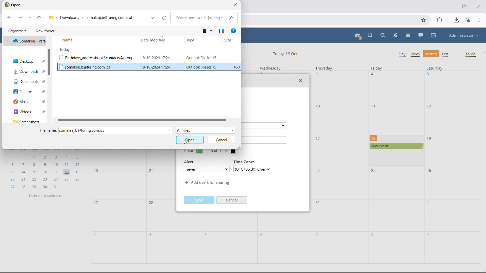  Describe the element at coordinates (190, 140) in the screenshot. I see `open` at that location.